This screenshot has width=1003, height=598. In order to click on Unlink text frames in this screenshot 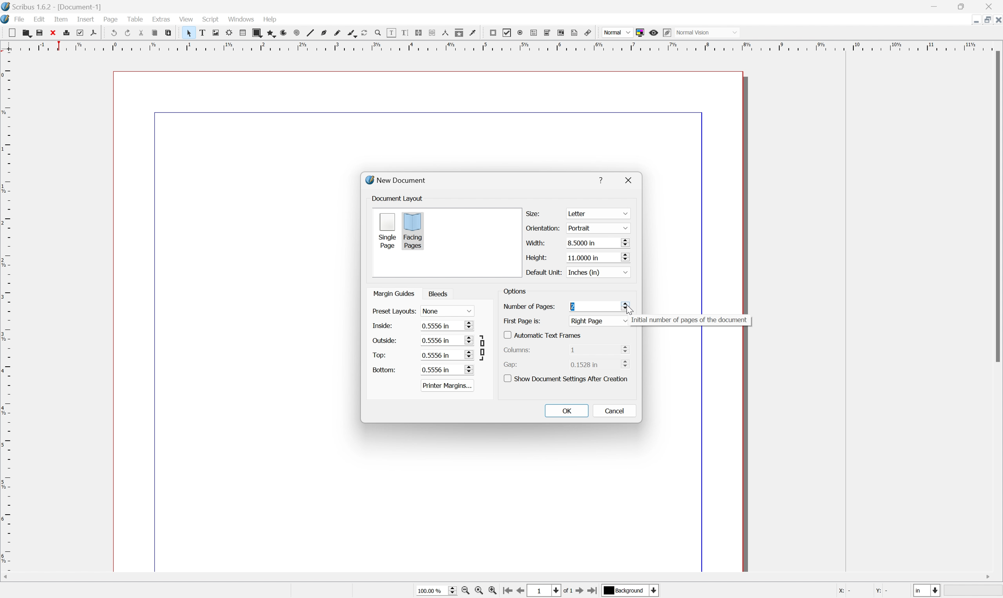, I will do `click(434, 33)`.